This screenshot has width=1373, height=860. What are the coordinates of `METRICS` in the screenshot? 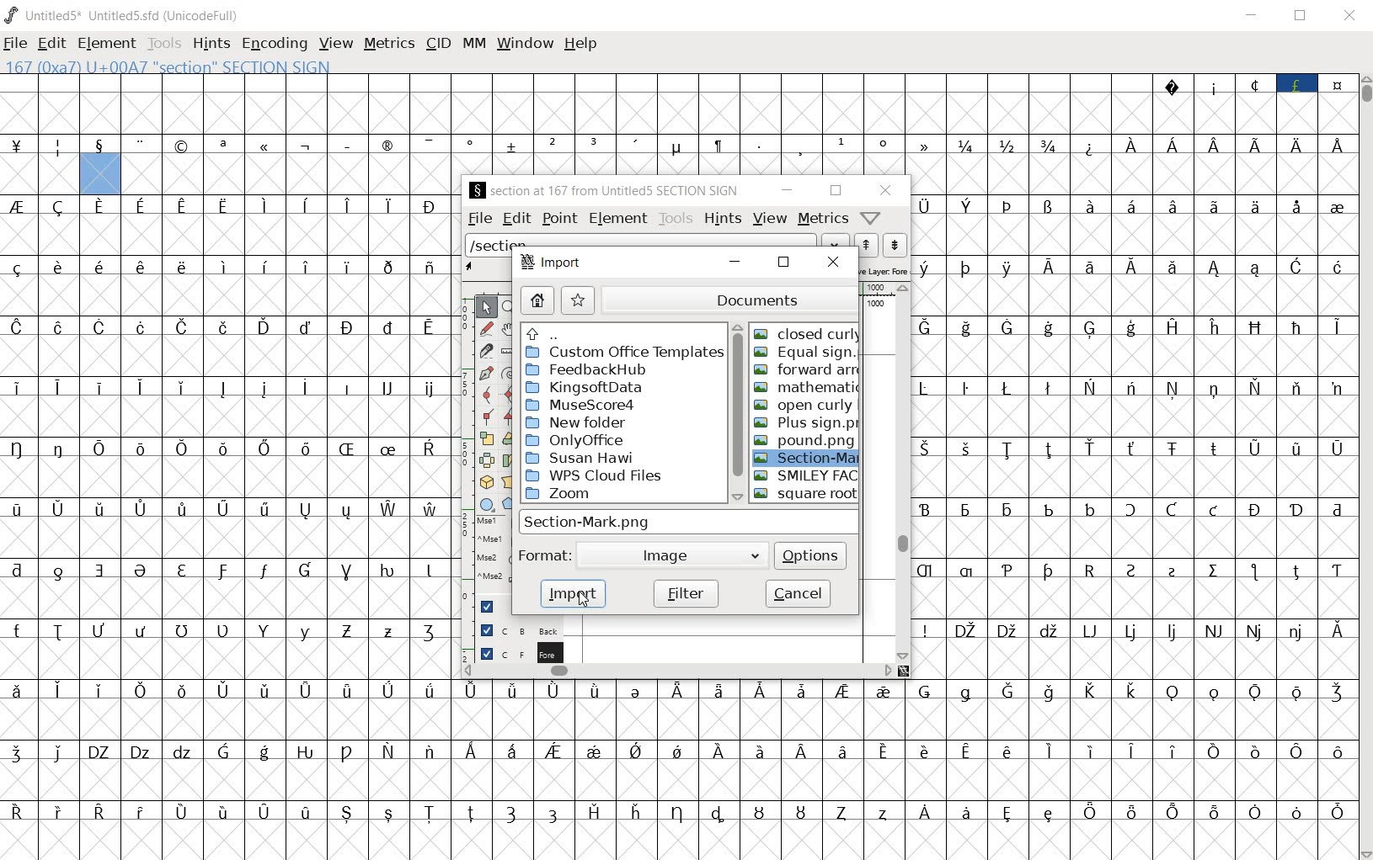 It's located at (391, 45).